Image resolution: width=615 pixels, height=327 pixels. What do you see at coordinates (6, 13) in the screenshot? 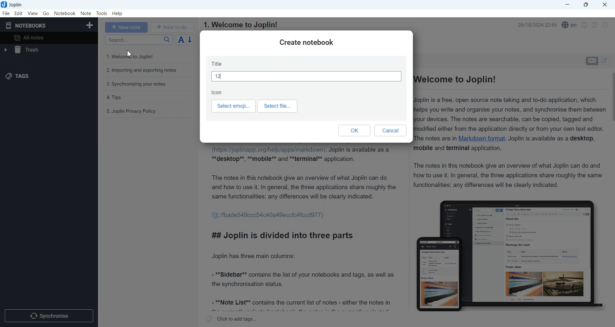
I see `File ` at bounding box center [6, 13].